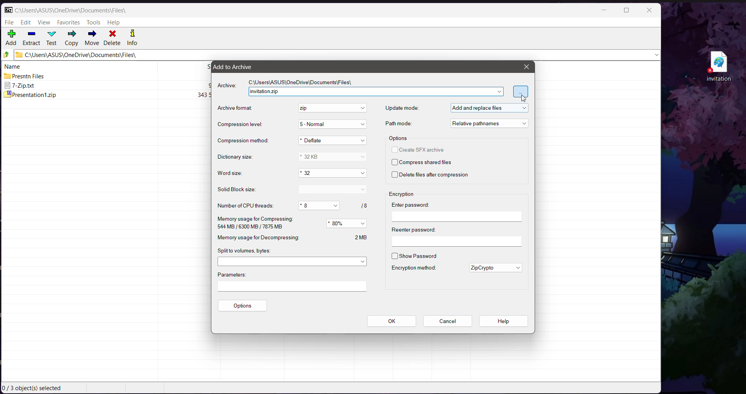  I want to click on Compression method, so click(242, 140).